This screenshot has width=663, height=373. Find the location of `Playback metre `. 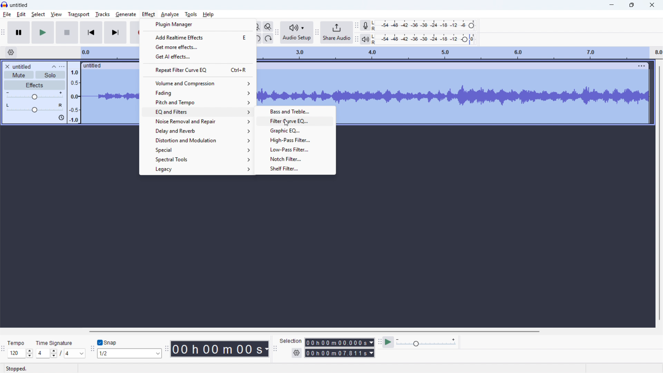

Playback metre  is located at coordinates (365, 39).